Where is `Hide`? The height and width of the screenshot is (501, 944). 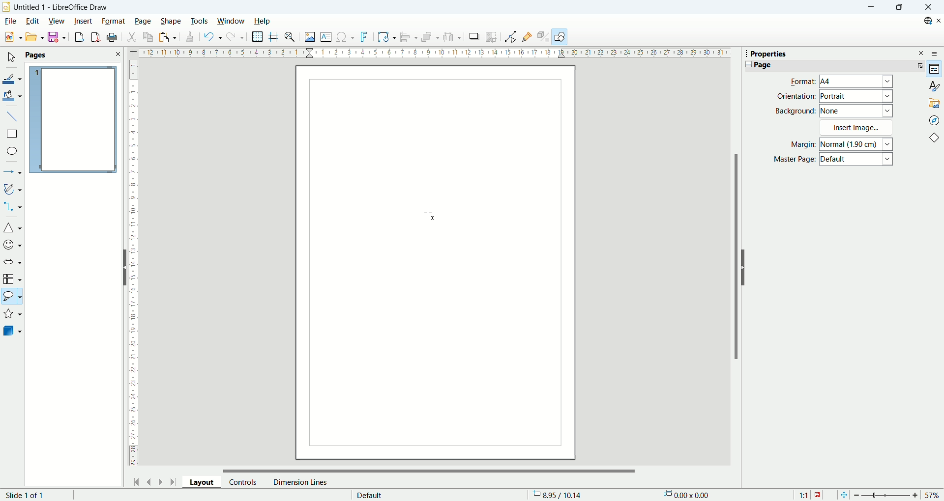
Hide is located at coordinates (123, 267).